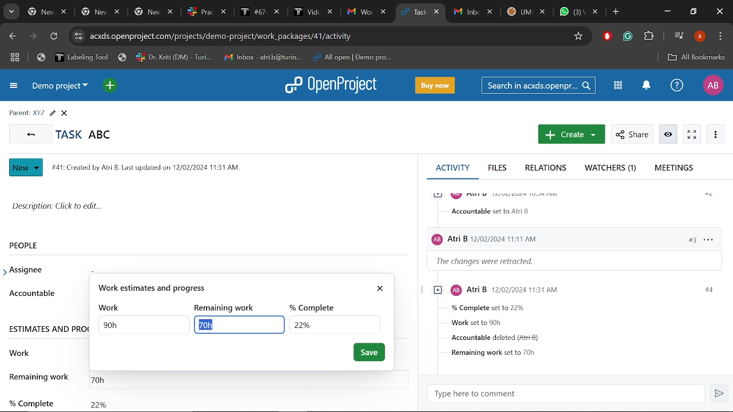 The height and width of the screenshot is (412, 733). What do you see at coordinates (716, 134) in the screenshot?
I see `More` at bounding box center [716, 134].